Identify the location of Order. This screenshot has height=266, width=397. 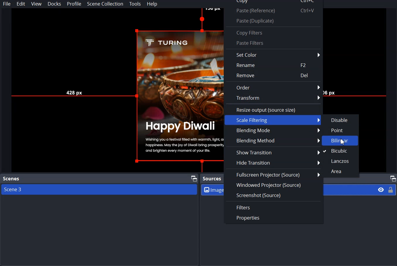
(273, 87).